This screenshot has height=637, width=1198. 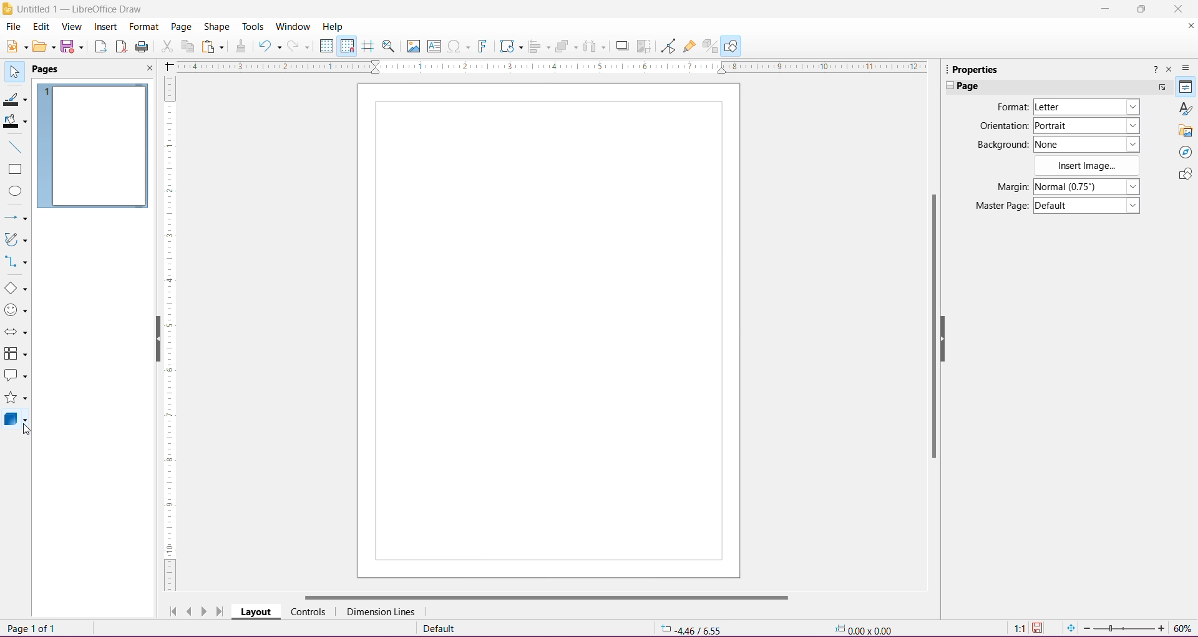 I want to click on Stars and Banners, so click(x=16, y=399).